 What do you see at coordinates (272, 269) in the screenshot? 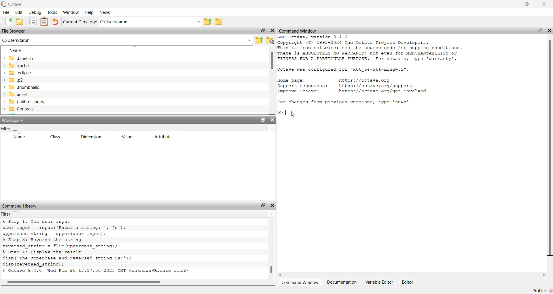
I see `scrollbar` at bounding box center [272, 269].